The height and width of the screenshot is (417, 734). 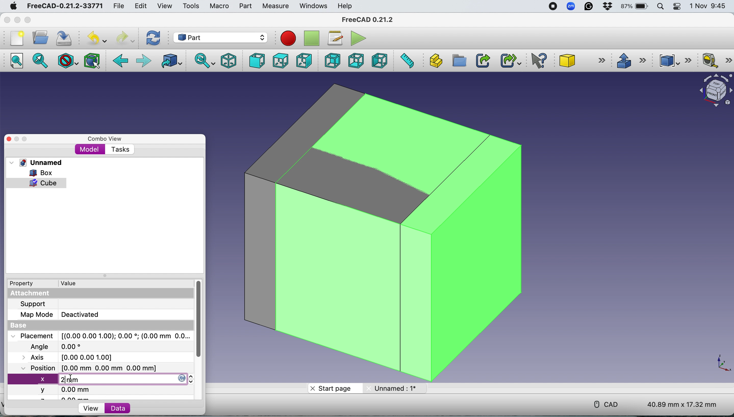 I want to click on Undo, so click(x=98, y=38).